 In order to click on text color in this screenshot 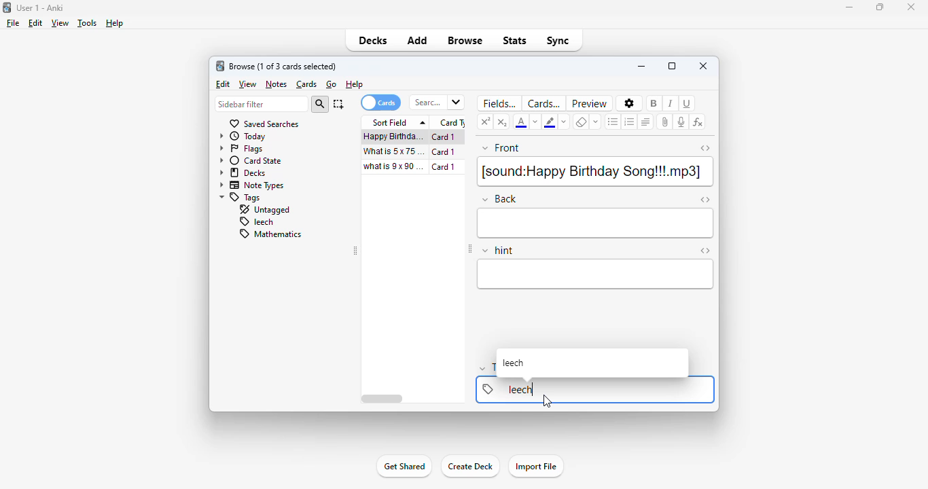, I will do `click(522, 122)`.